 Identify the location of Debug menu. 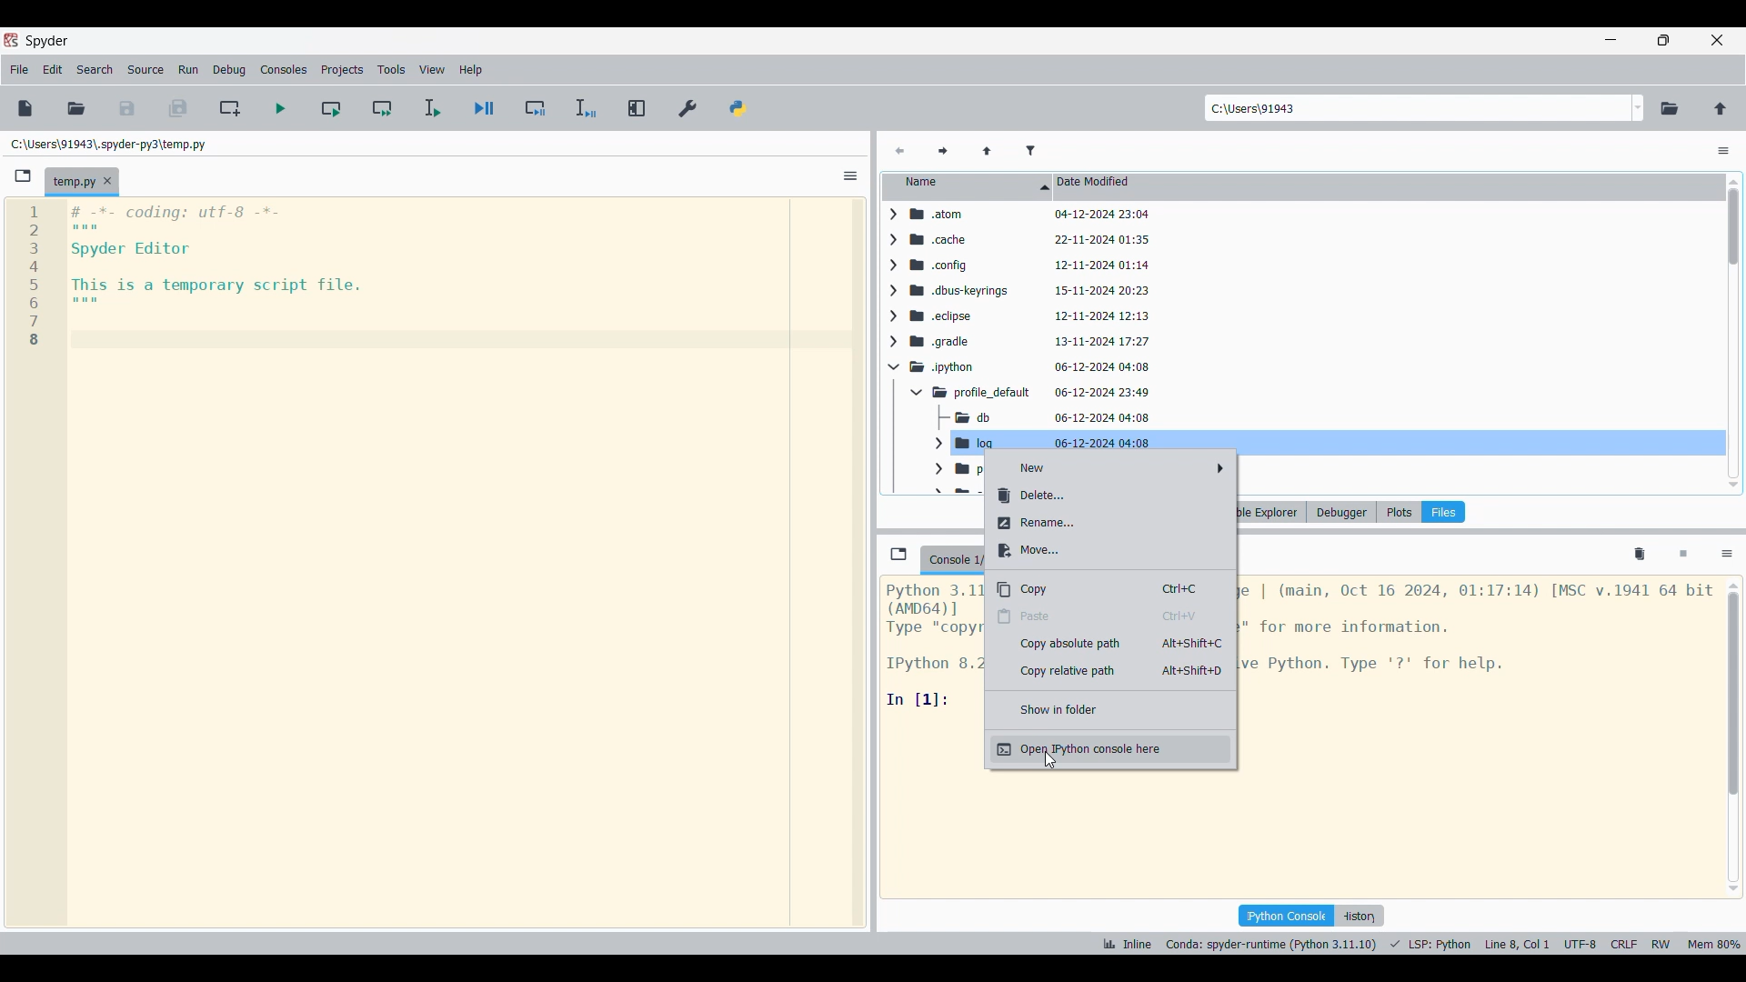
(230, 70).